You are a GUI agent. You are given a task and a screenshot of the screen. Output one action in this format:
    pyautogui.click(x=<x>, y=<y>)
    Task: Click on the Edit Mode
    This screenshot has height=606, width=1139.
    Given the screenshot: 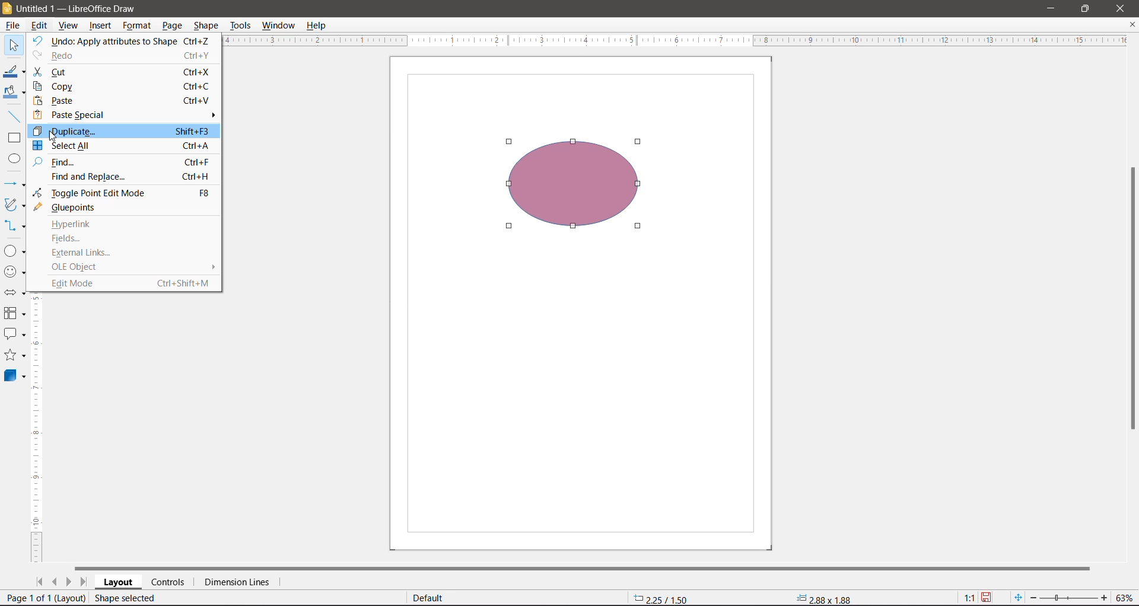 What is the action you would take?
    pyautogui.click(x=129, y=283)
    